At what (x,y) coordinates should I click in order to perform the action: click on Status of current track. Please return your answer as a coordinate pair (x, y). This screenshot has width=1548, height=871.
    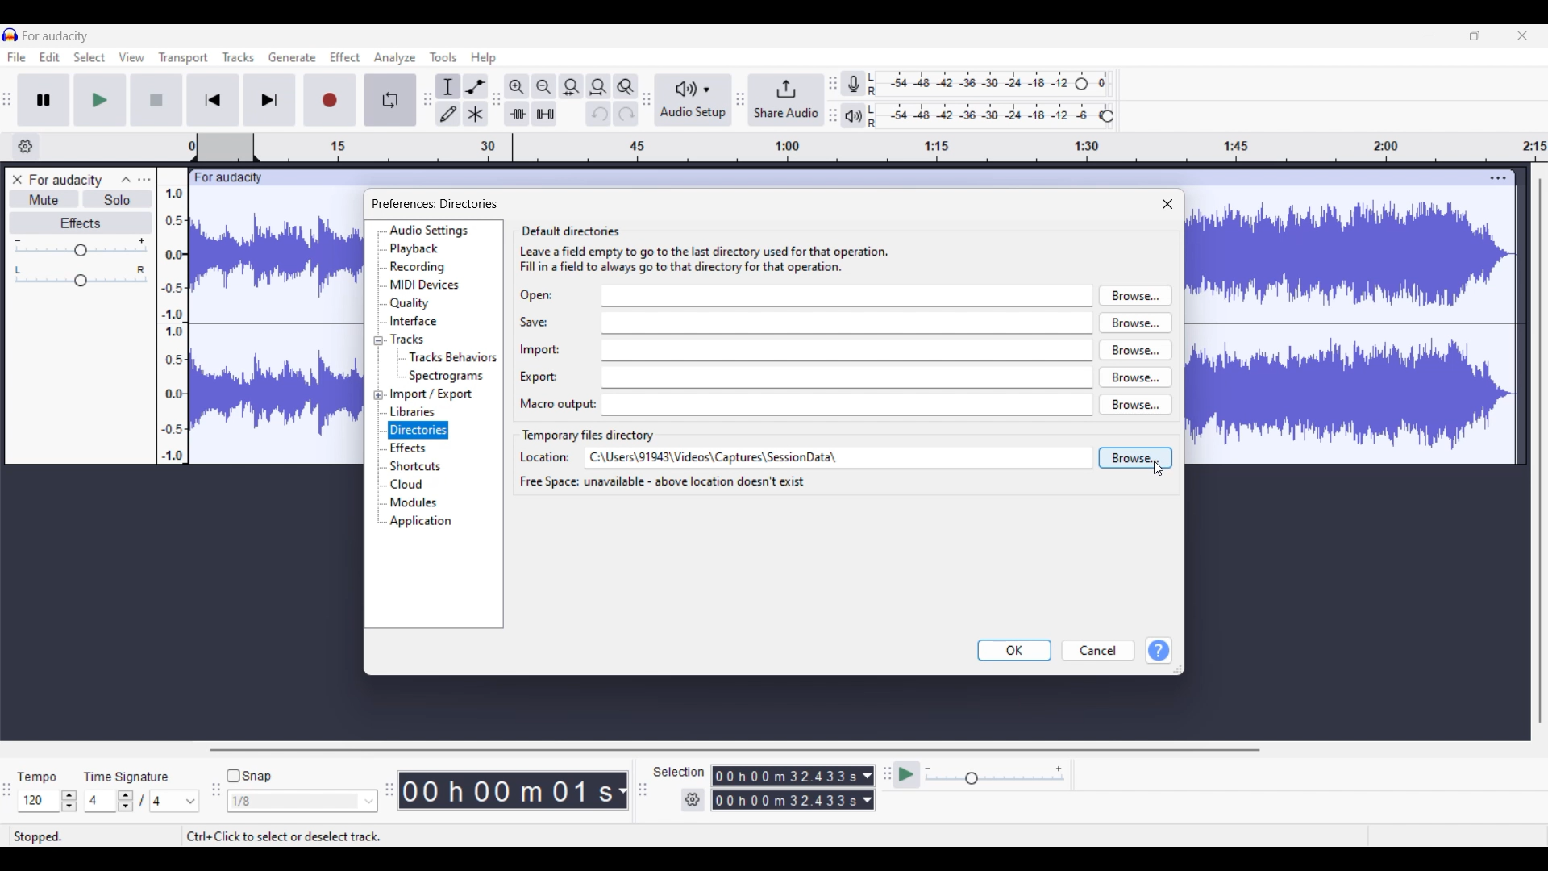
    Looking at the image, I should click on (40, 836).